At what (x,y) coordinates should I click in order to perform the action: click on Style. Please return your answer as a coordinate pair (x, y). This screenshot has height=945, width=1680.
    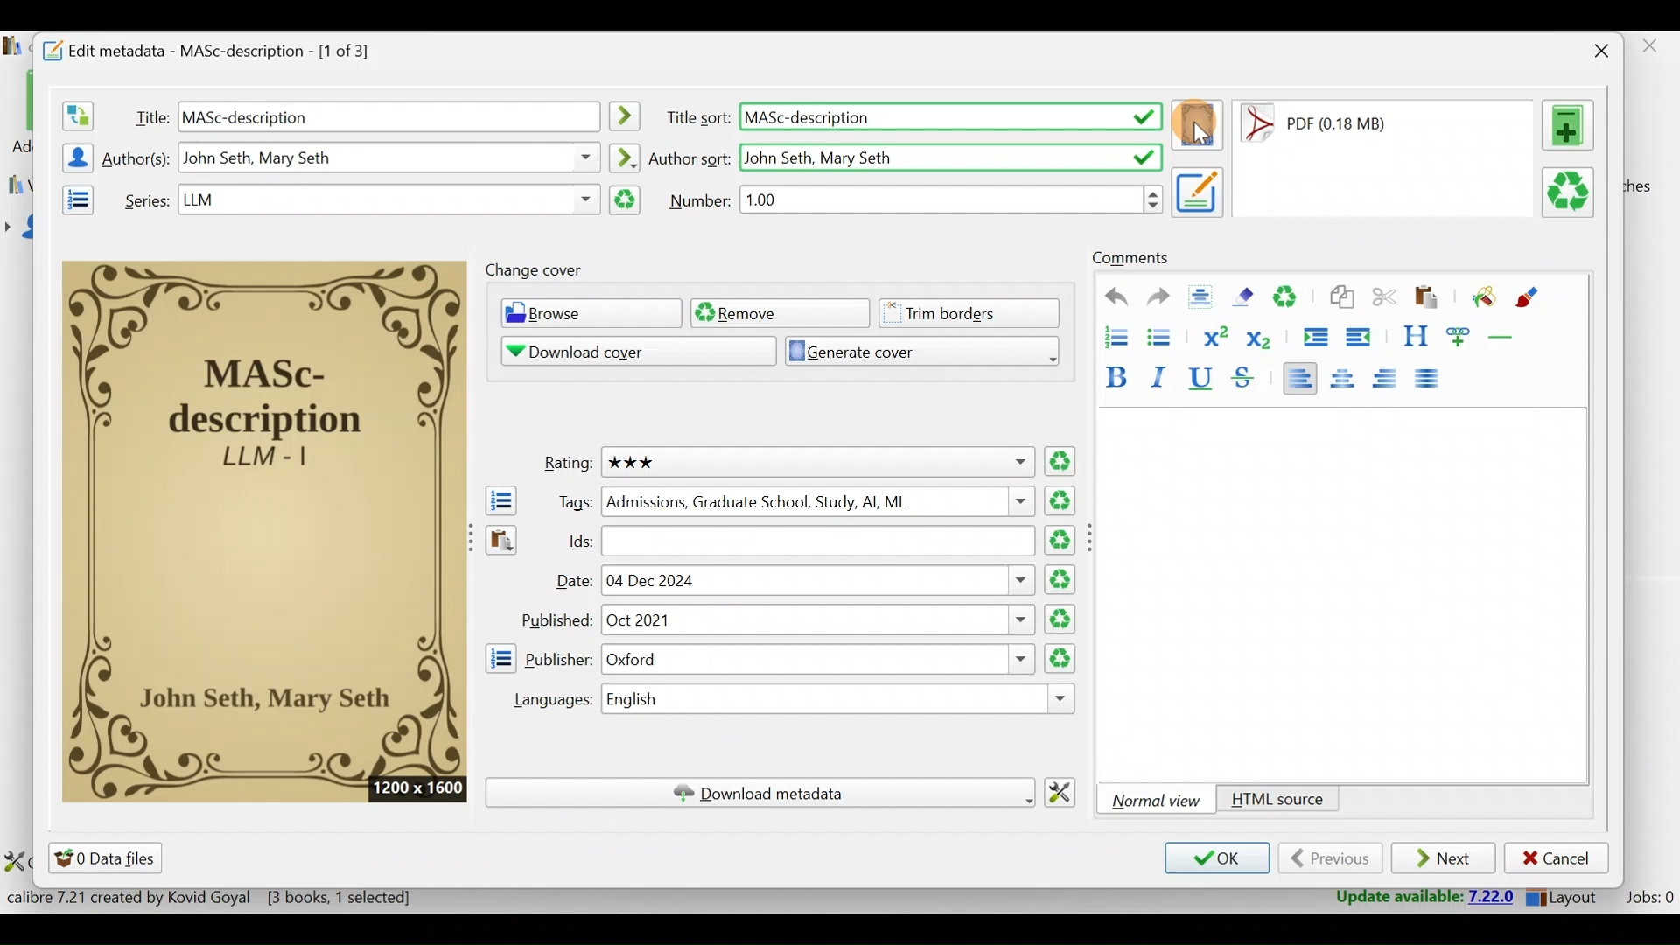
    Looking at the image, I should click on (1415, 336).